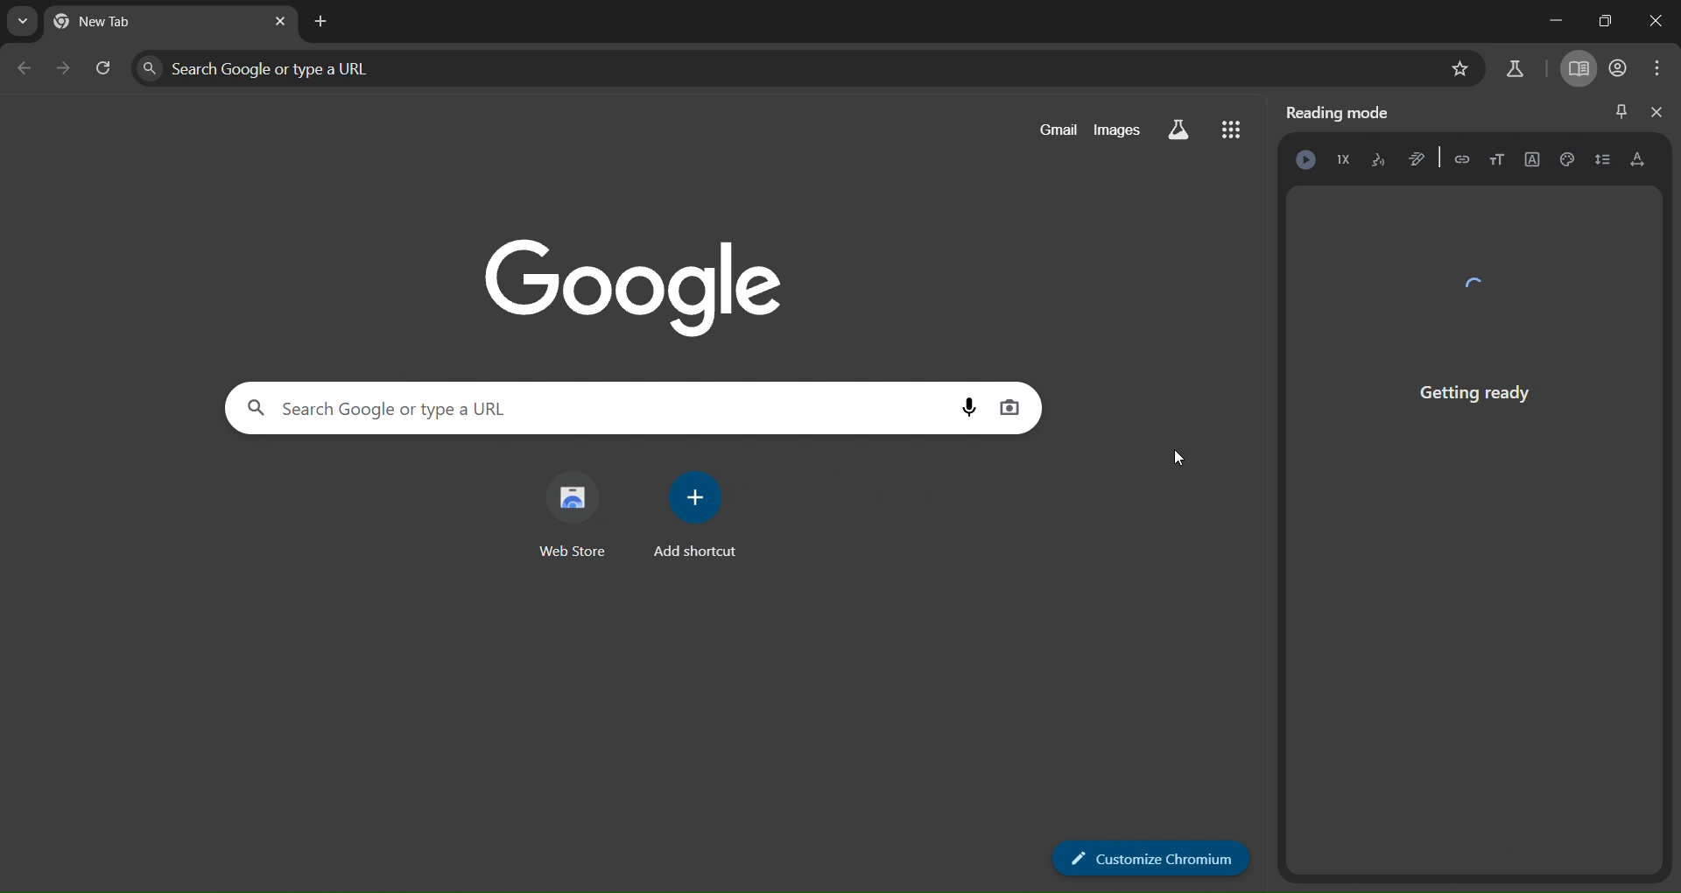 This screenshot has height=893, width=1681. What do you see at coordinates (1234, 129) in the screenshot?
I see `google apps` at bounding box center [1234, 129].